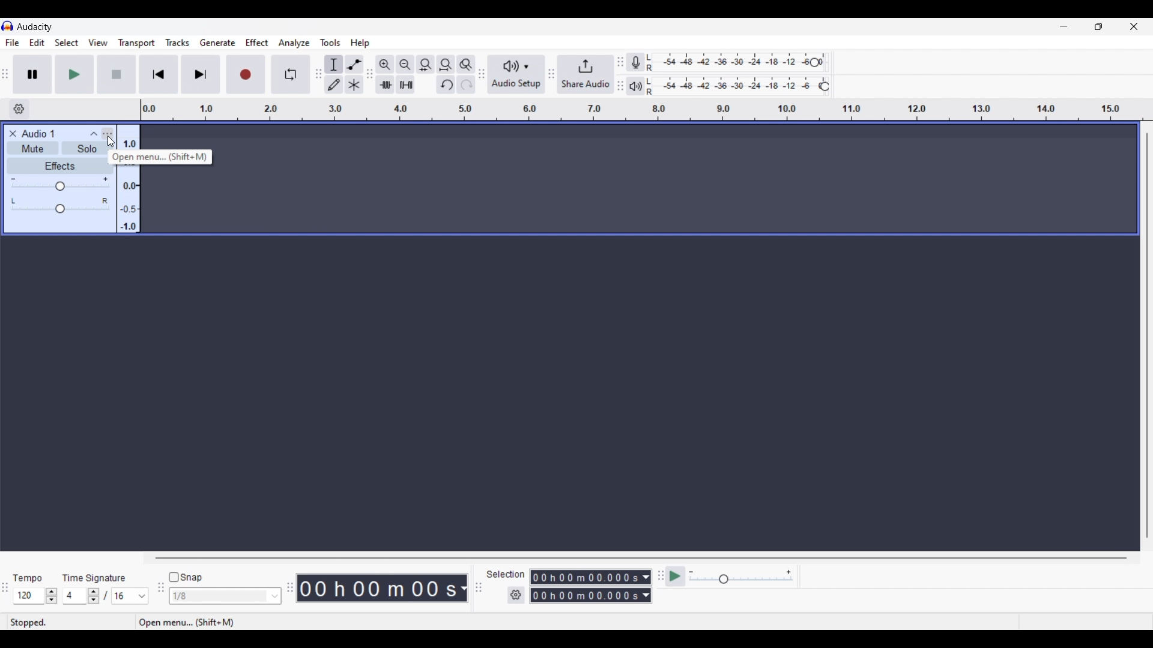 The width and height of the screenshot is (1153, 648). I want to click on Zoom in, so click(384, 64).